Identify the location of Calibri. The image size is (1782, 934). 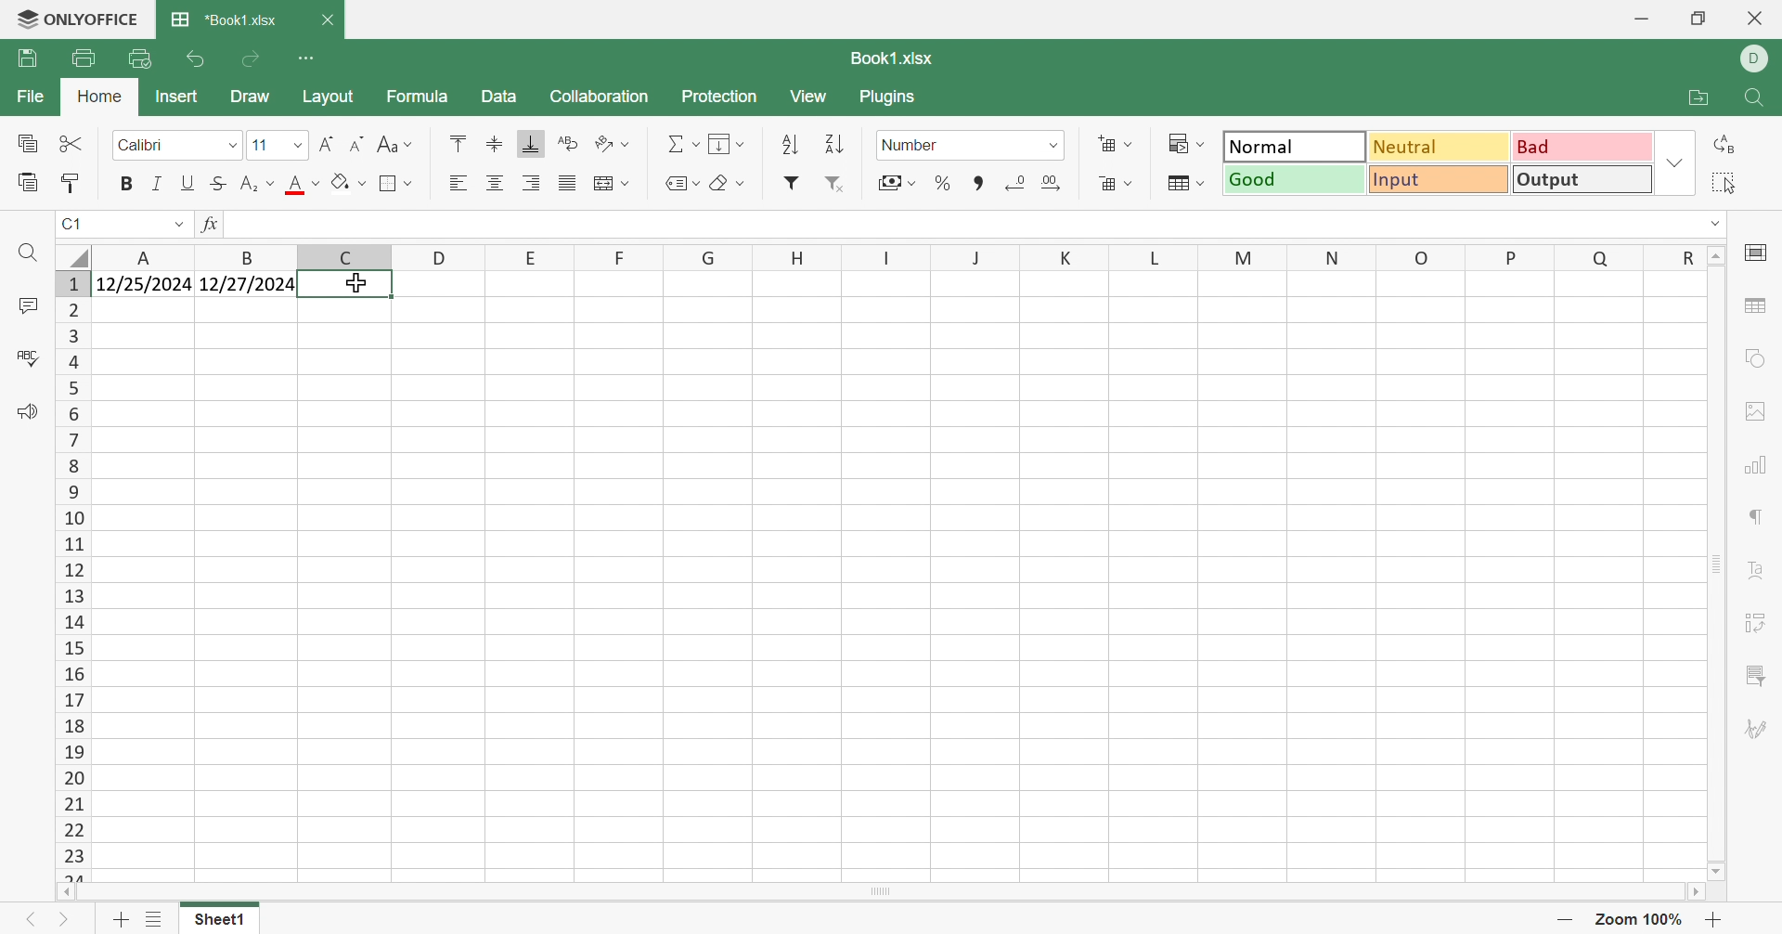
(148, 146).